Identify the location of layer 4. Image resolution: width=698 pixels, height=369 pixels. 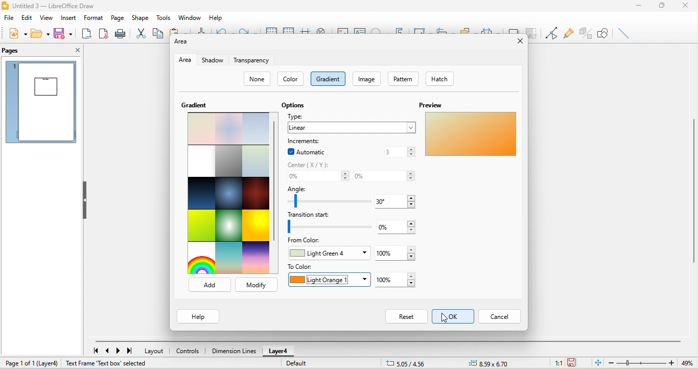
(50, 363).